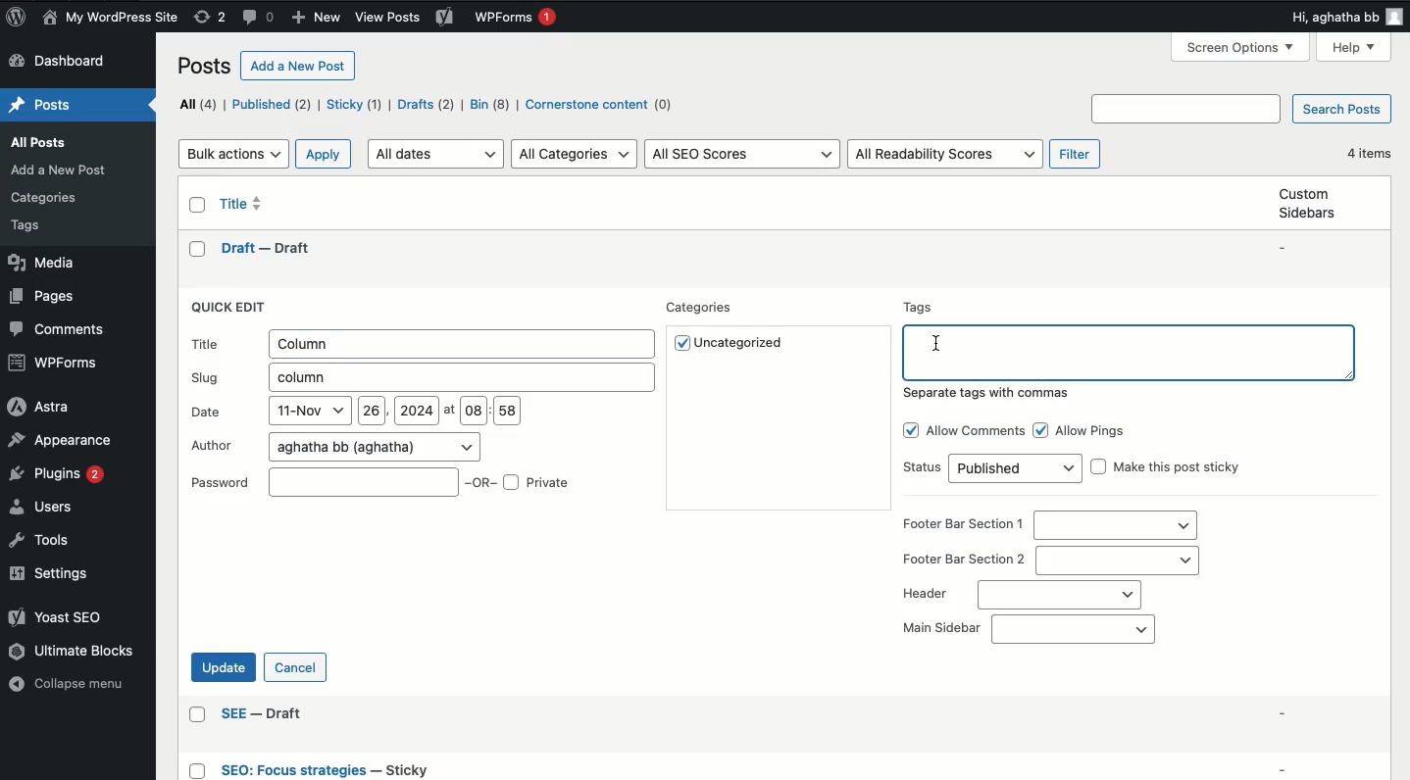 This screenshot has height=780, width=1410. I want to click on Posts, so click(202, 69).